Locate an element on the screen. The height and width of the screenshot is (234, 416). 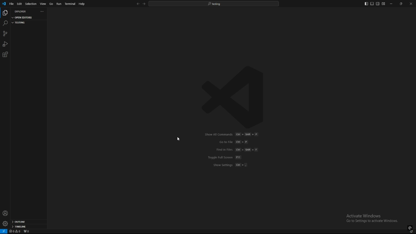
vscode logo is located at coordinates (231, 96).